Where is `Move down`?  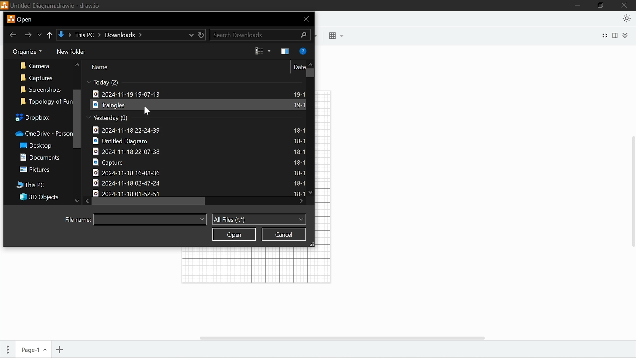
Move down is located at coordinates (75, 201).